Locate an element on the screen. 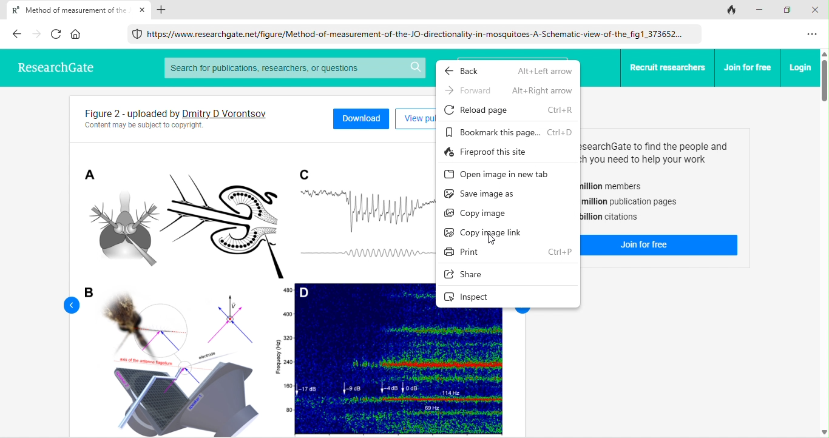 The image size is (829, 438). minimize is located at coordinates (762, 9).